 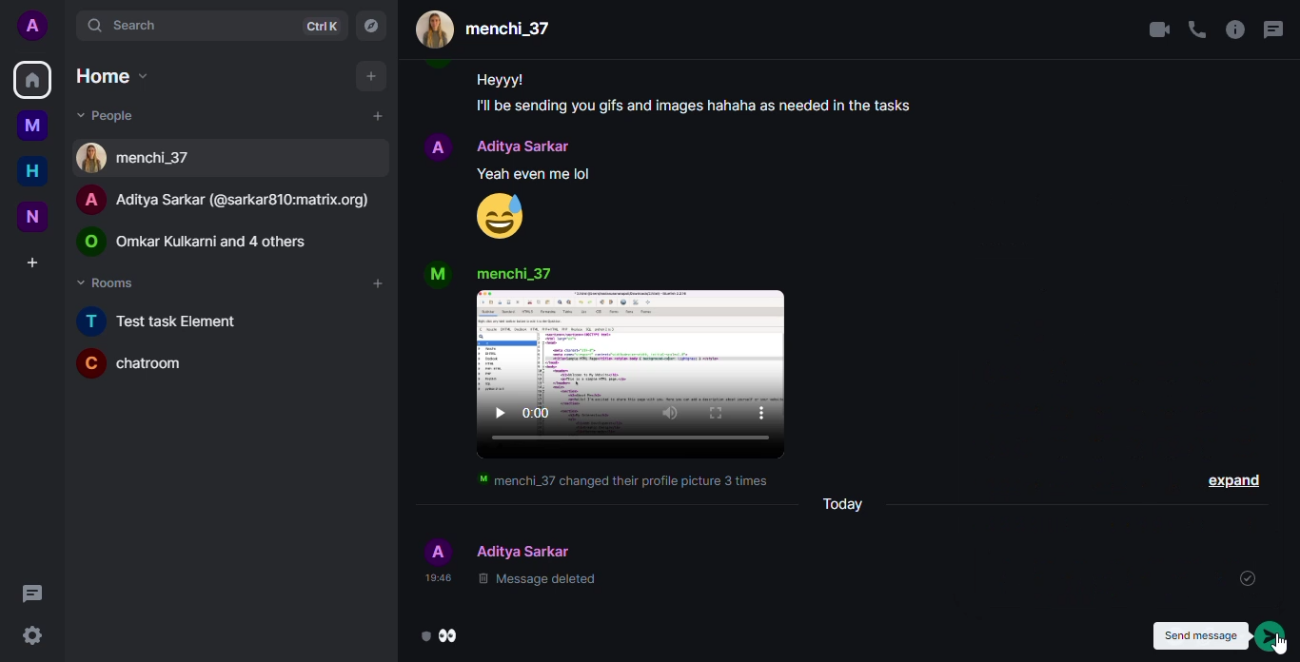 What do you see at coordinates (370, 26) in the screenshot?
I see `navigator` at bounding box center [370, 26].